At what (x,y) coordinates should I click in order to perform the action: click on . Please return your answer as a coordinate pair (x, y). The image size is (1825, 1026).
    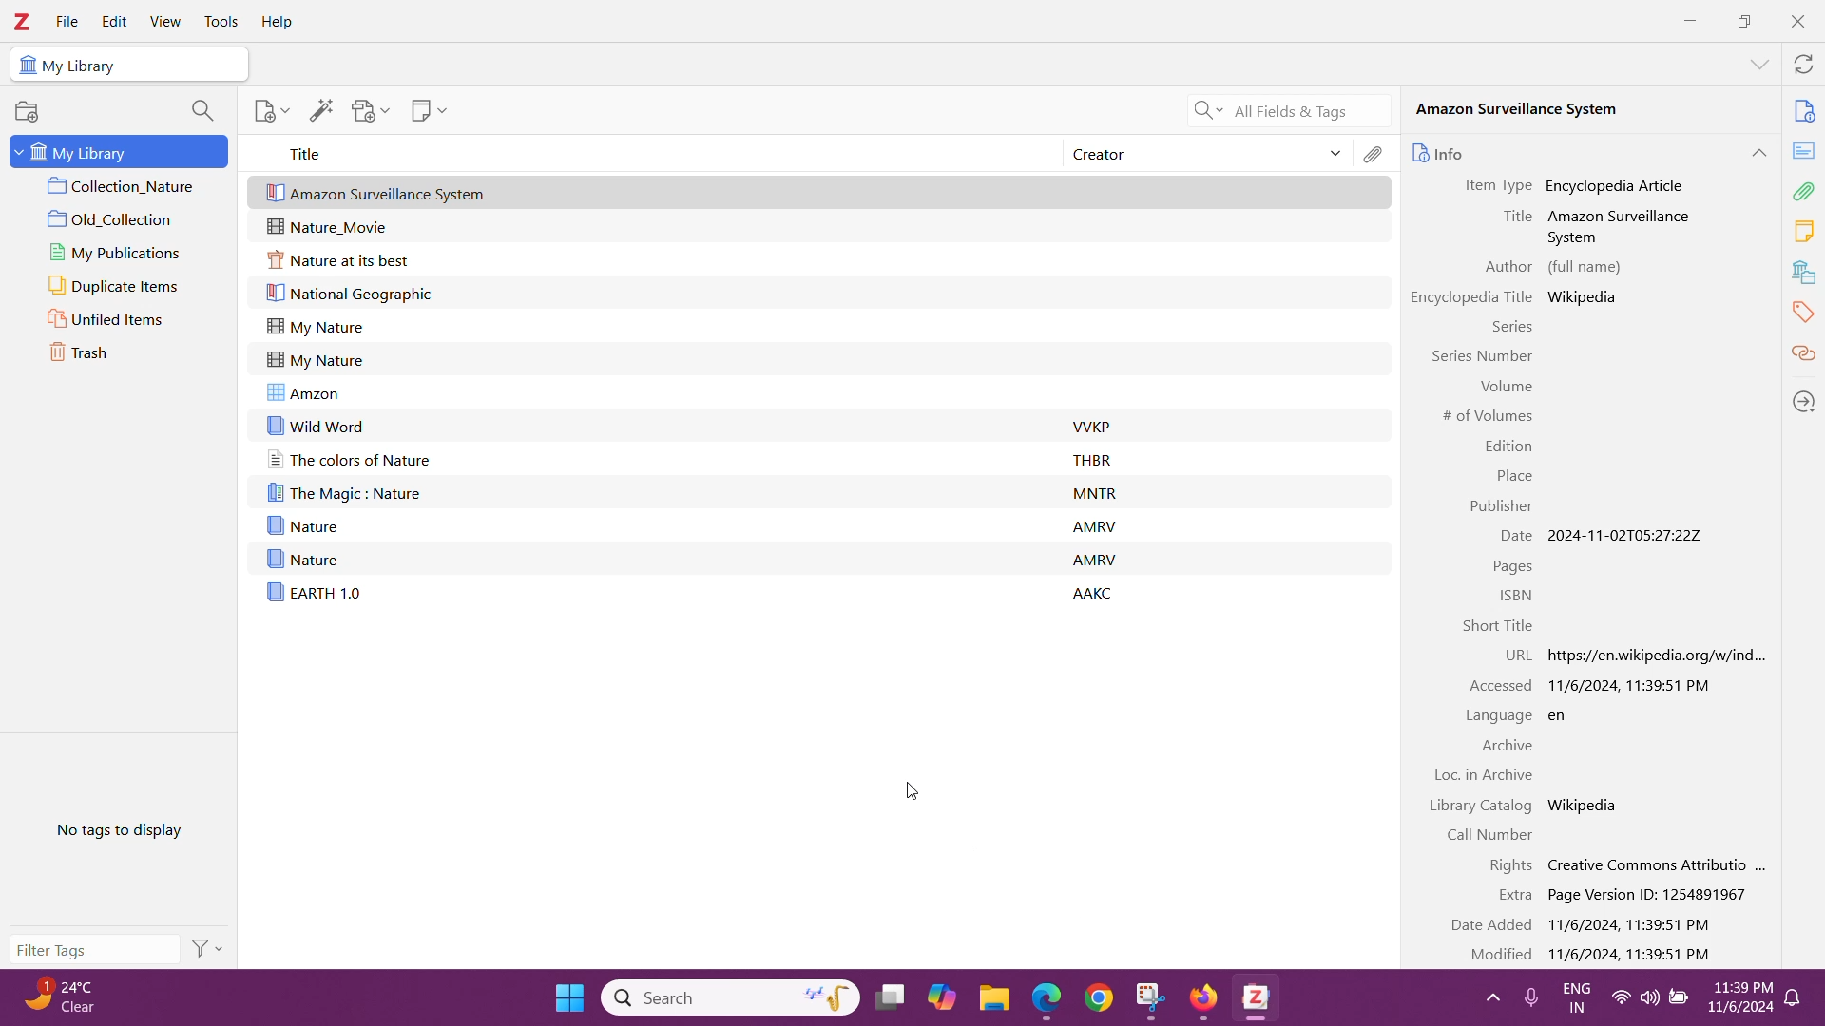
    Looking at the image, I should click on (1508, 537).